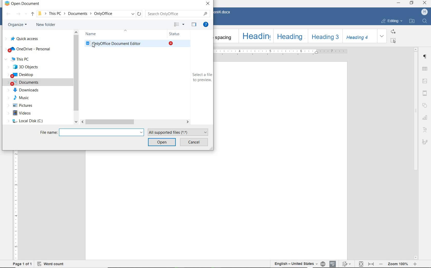 The width and height of the screenshot is (431, 268). I want to click on Find, so click(426, 23).